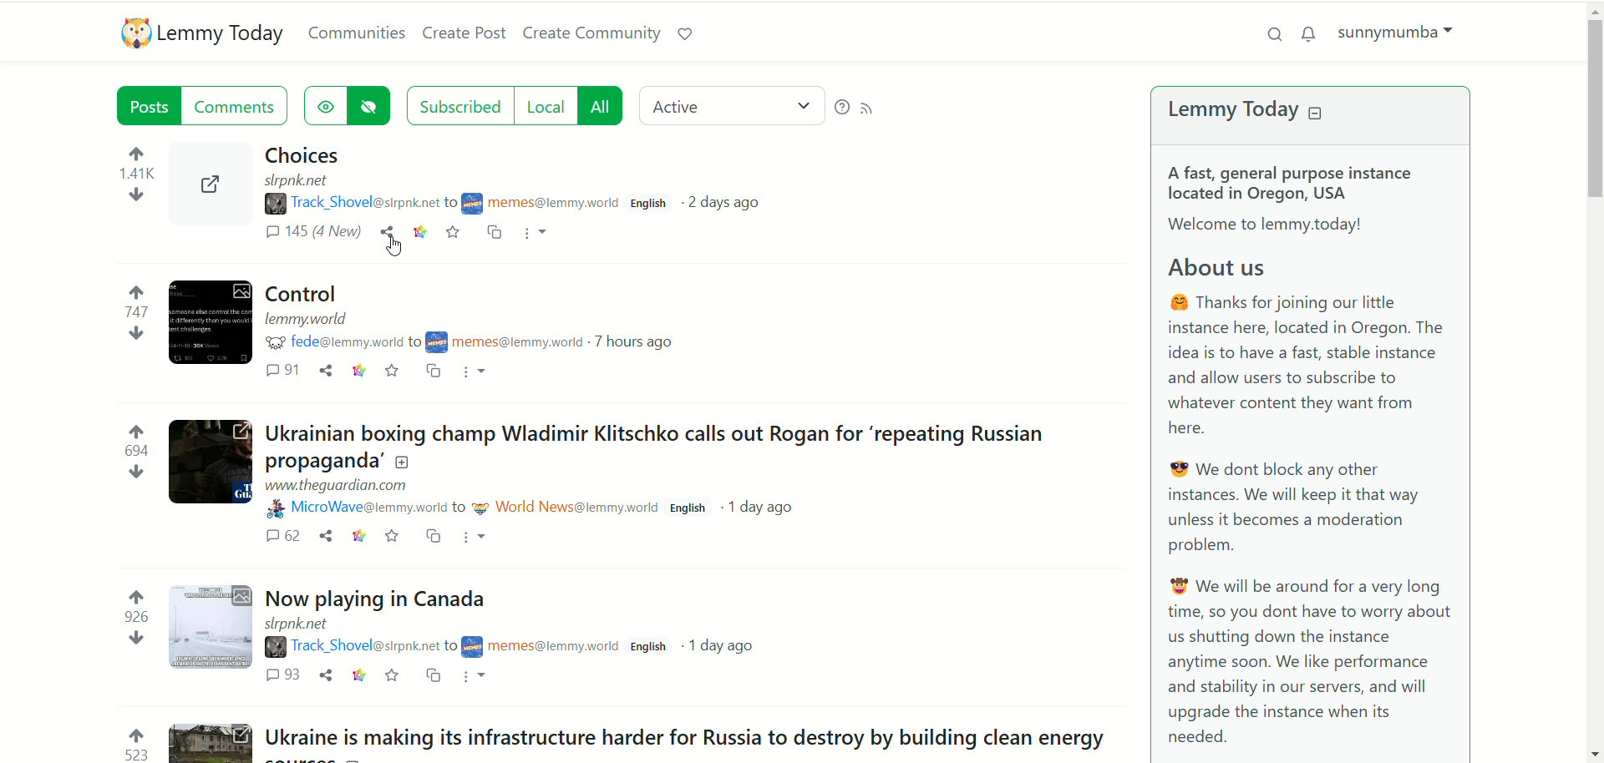 The image size is (1604, 763). Describe the element at coordinates (733, 108) in the screenshot. I see `active` at that location.